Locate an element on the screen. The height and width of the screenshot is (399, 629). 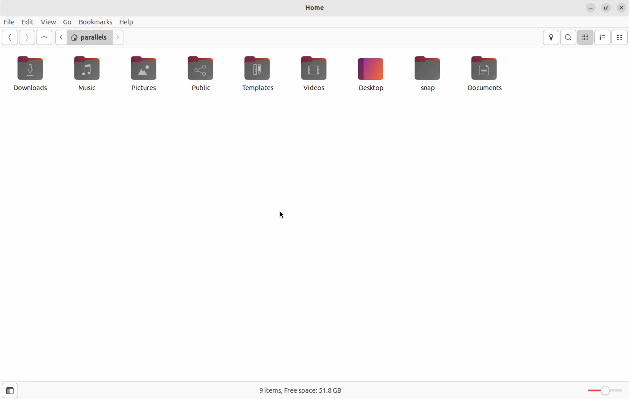
music is located at coordinates (88, 73).